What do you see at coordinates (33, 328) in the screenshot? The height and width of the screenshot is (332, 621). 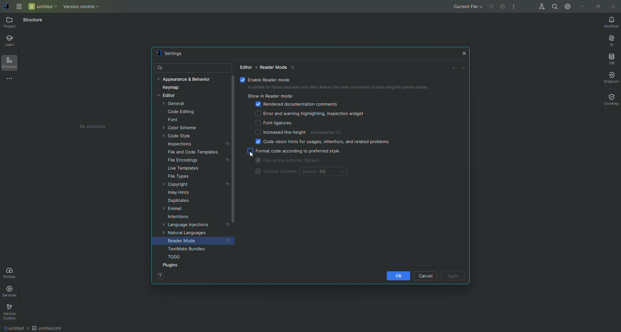 I see `file path` at bounding box center [33, 328].